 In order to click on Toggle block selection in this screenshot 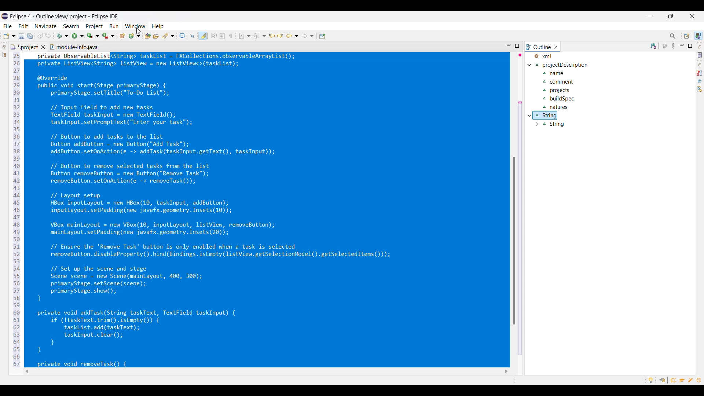, I will do `click(223, 36)`.